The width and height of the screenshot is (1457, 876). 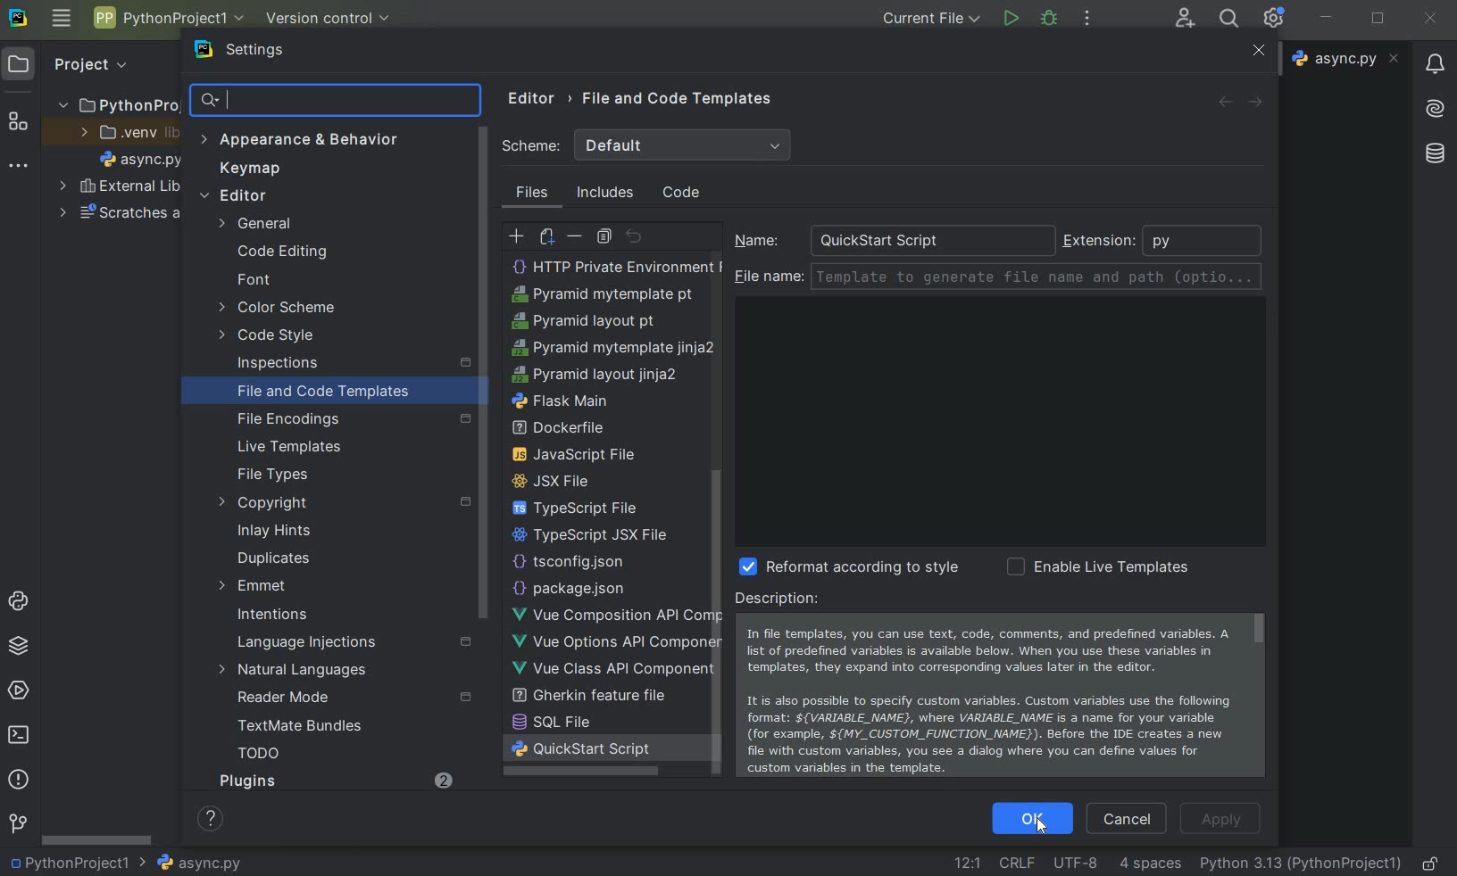 I want to click on HTTP Private Environment, so click(x=615, y=639).